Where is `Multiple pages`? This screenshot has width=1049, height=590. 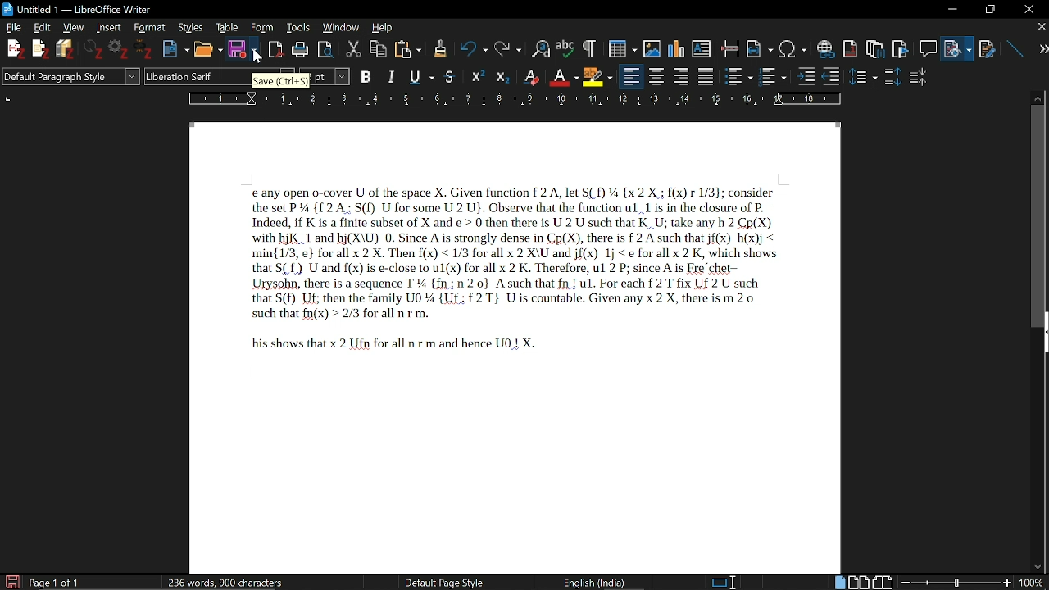
Multiple pages is located at coordinates (861, 581).